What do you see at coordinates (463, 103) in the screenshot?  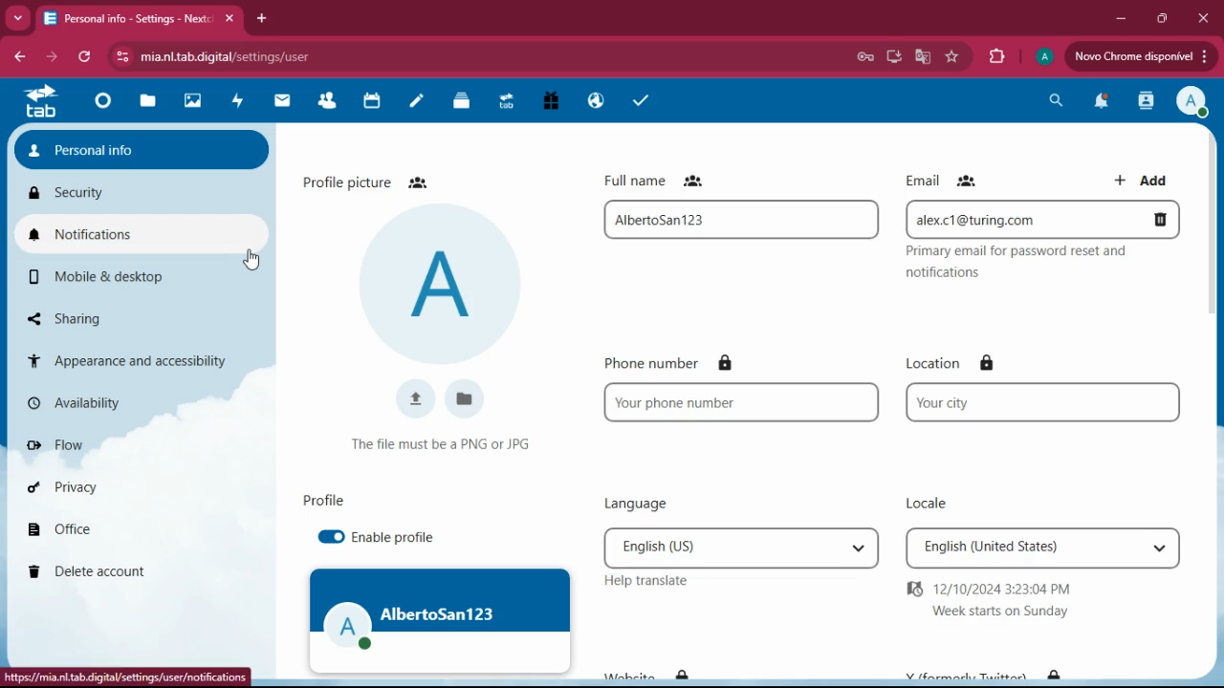 I see `files` at bounding box center [463, 103].